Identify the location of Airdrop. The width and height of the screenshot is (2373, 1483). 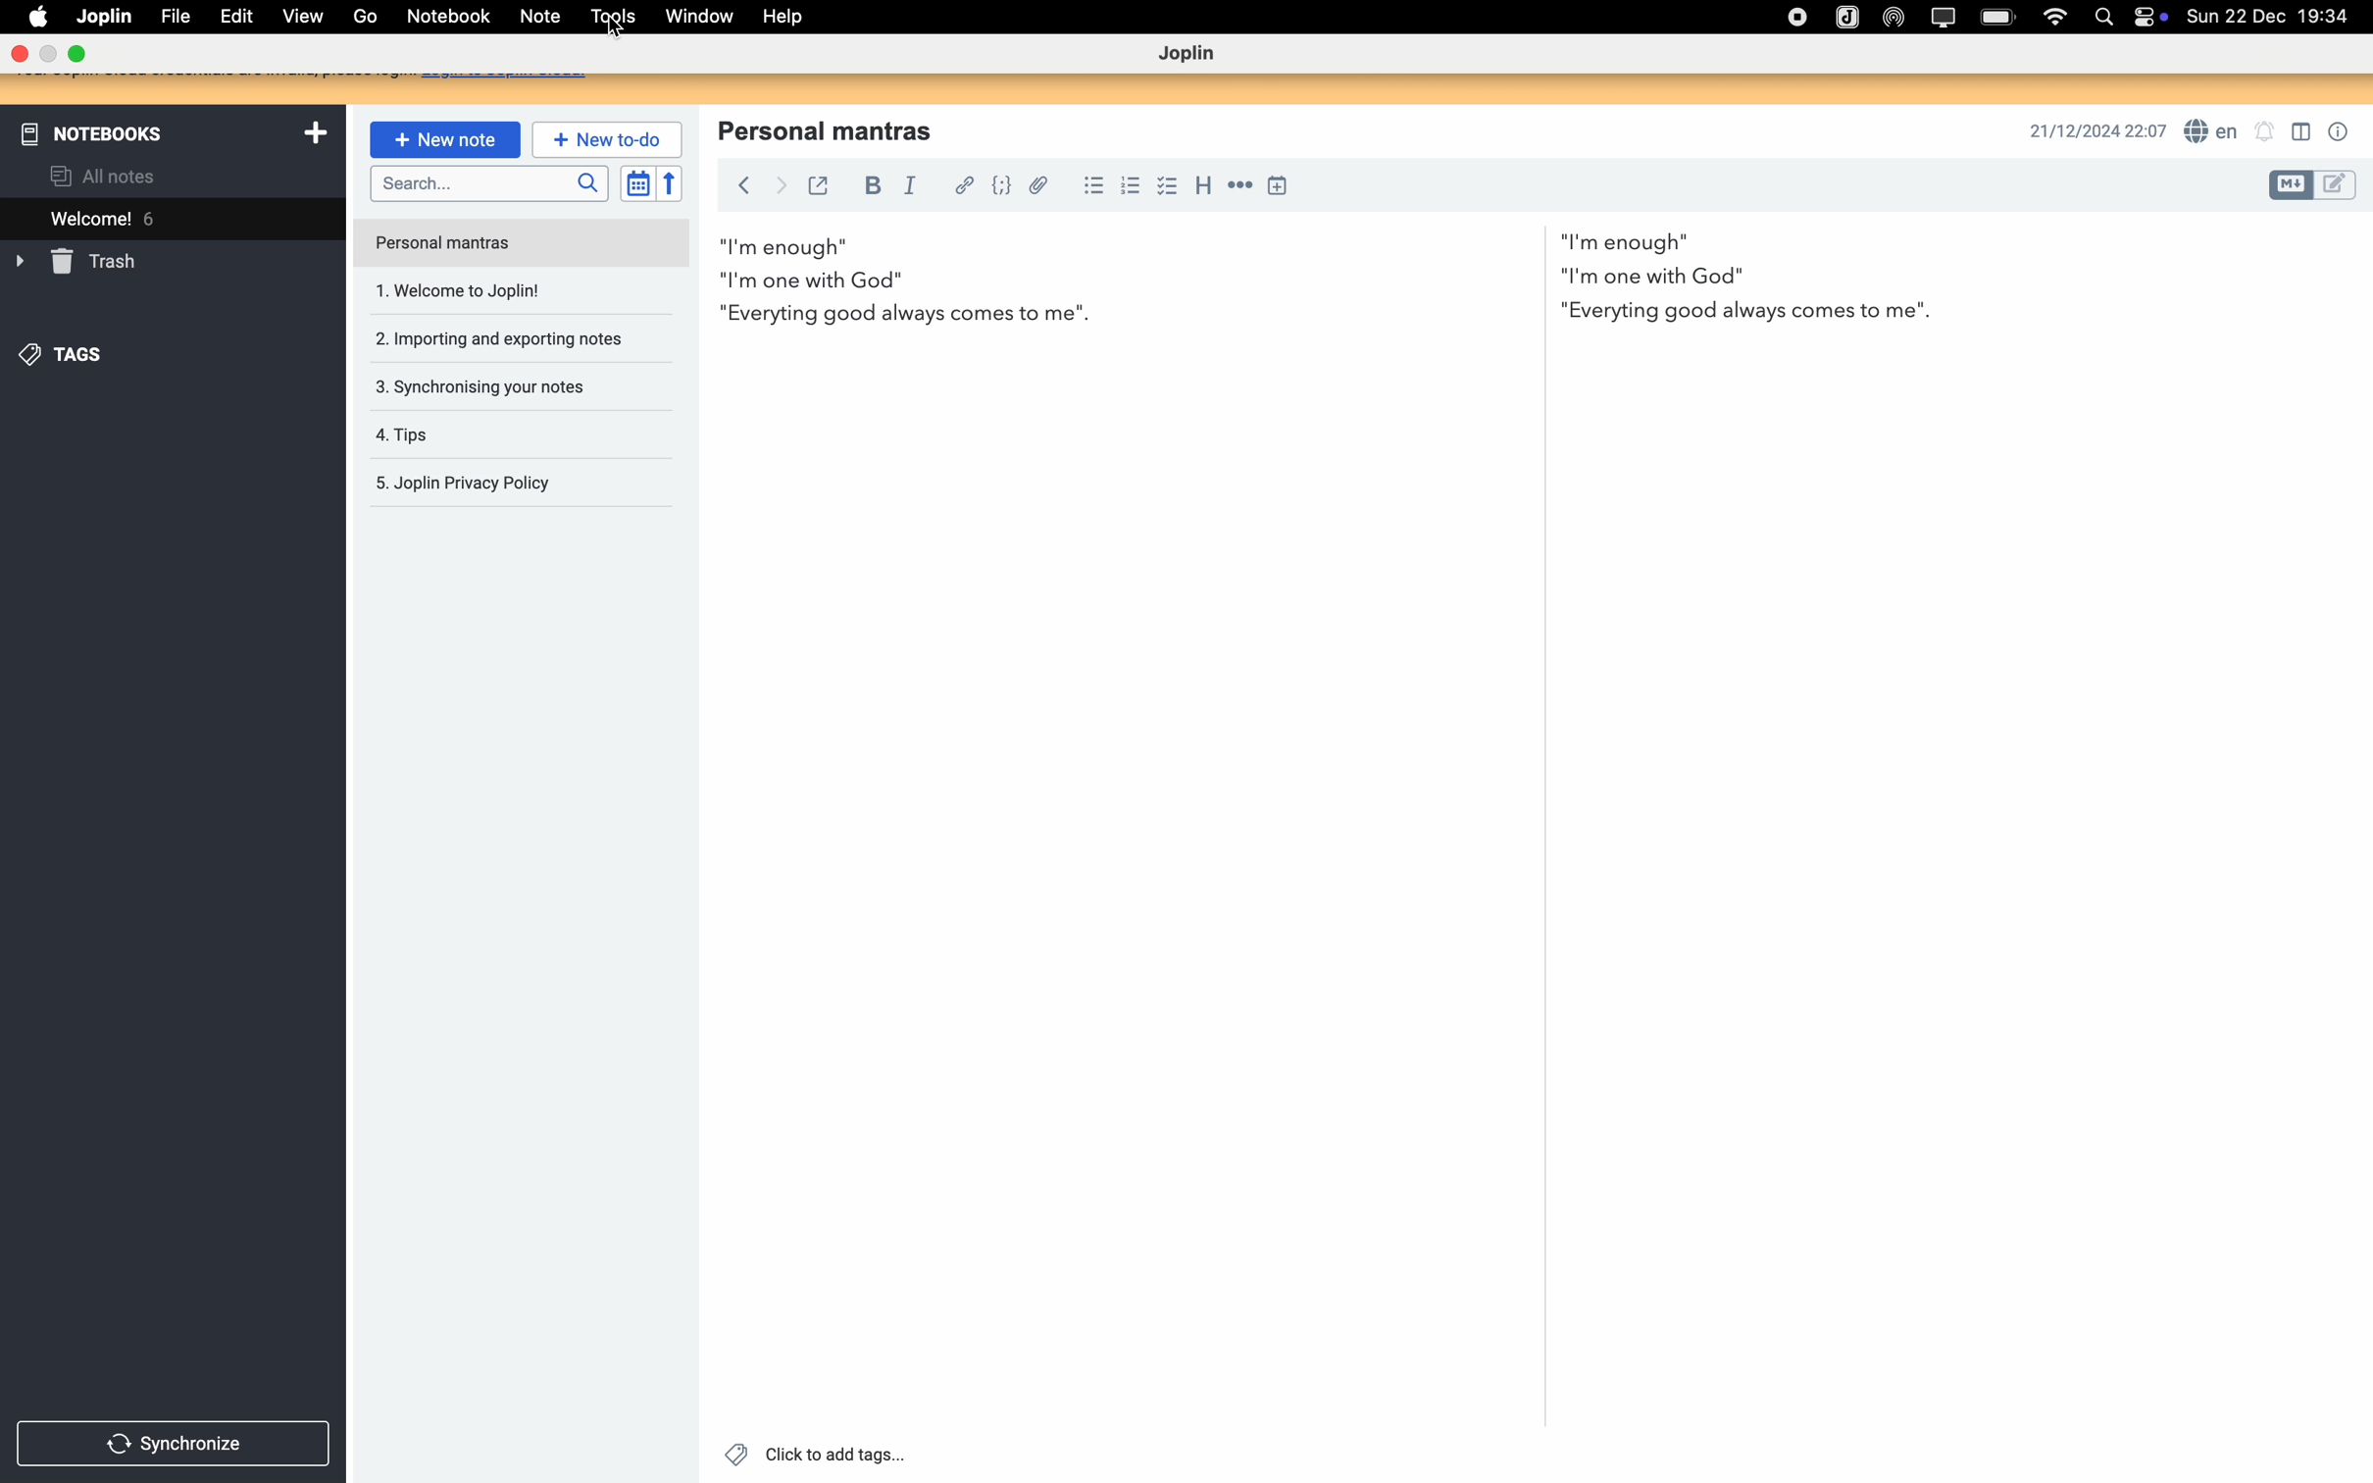
(1893, 16).